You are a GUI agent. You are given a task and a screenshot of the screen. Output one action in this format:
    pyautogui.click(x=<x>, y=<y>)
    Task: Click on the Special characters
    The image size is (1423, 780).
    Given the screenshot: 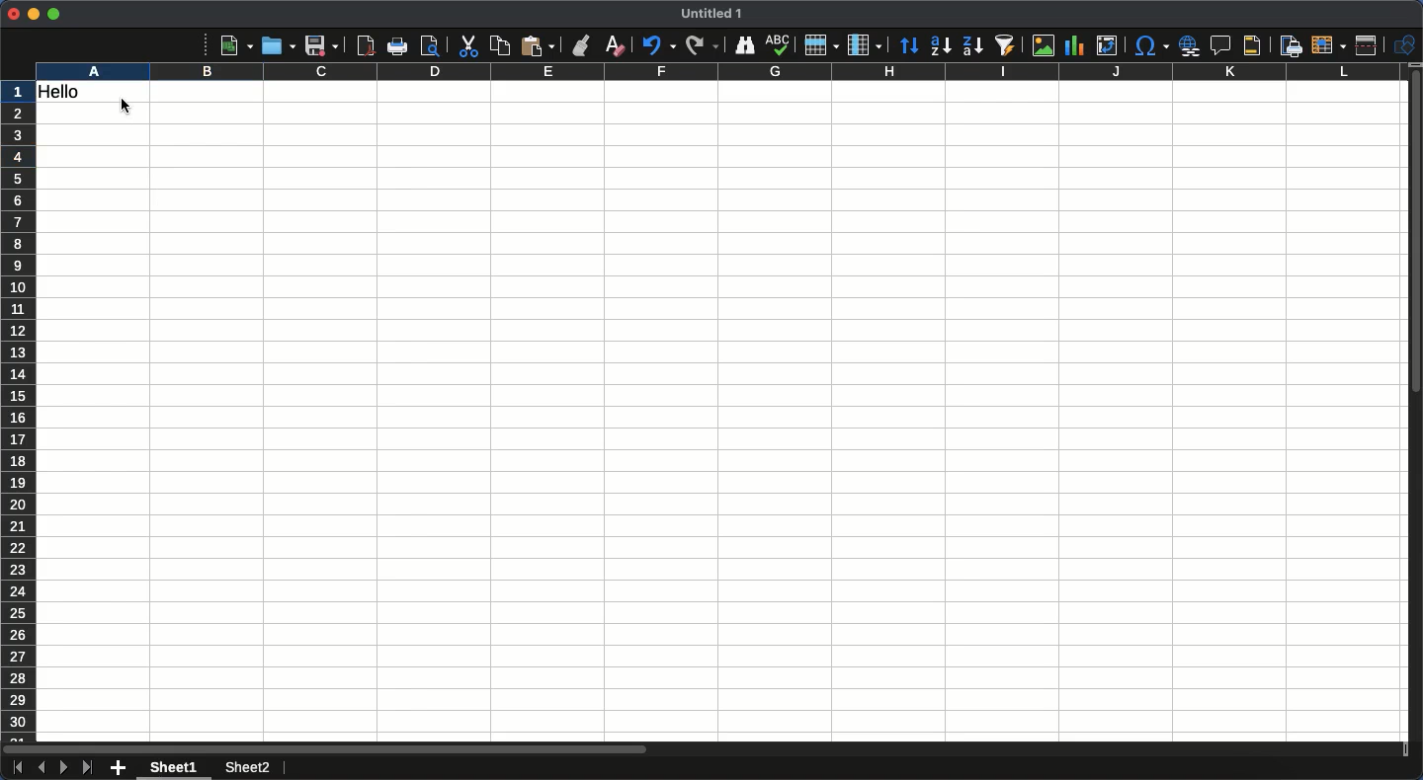 What is the action you would take?
    pyautogui.click(x=1150, y=45)
    